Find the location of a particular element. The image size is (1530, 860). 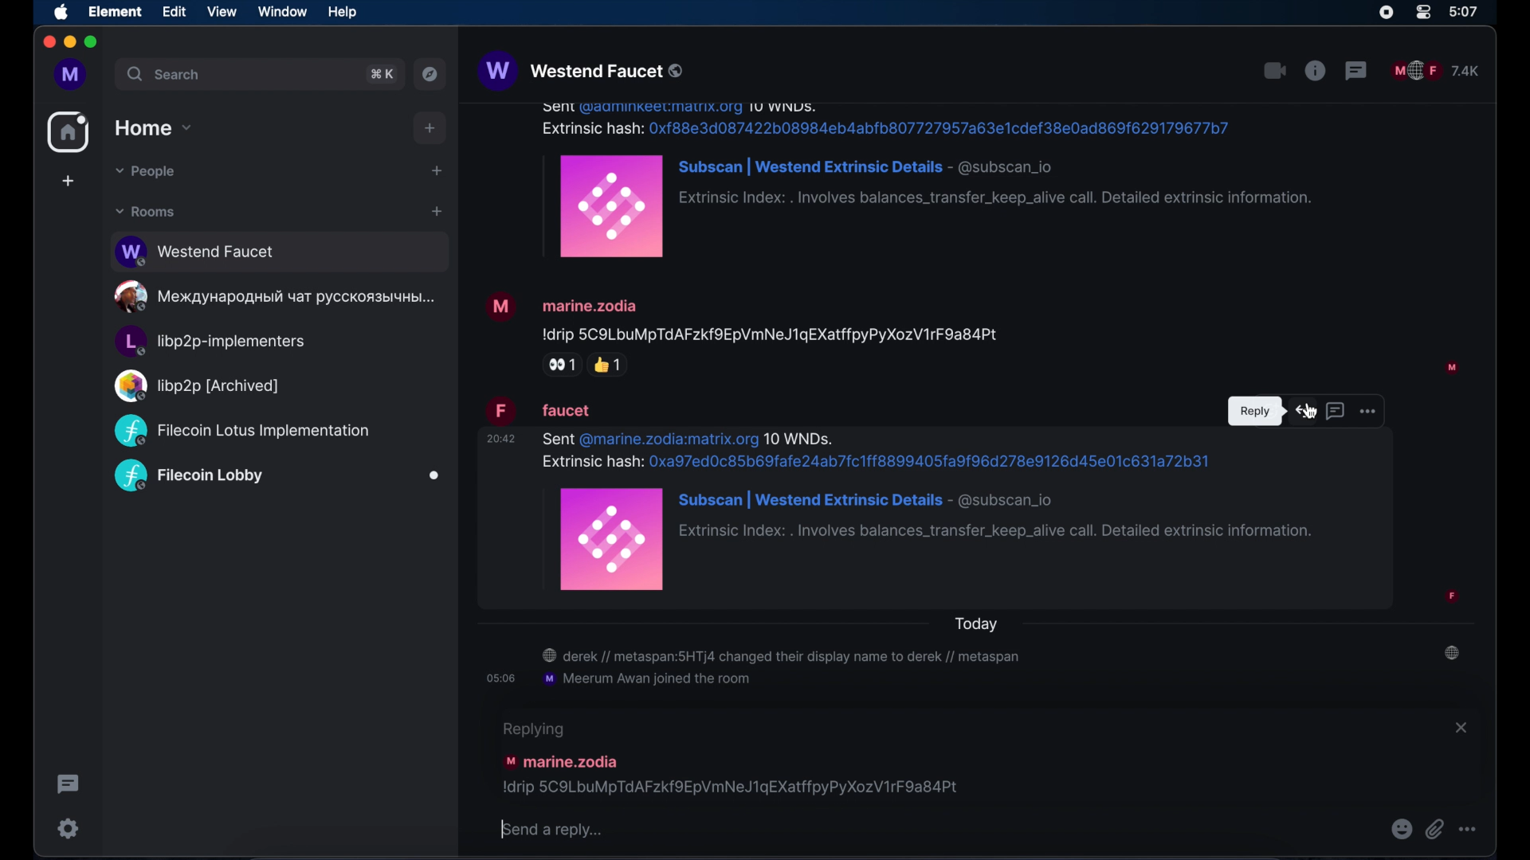

minimize is located at coordinates (69, 42).